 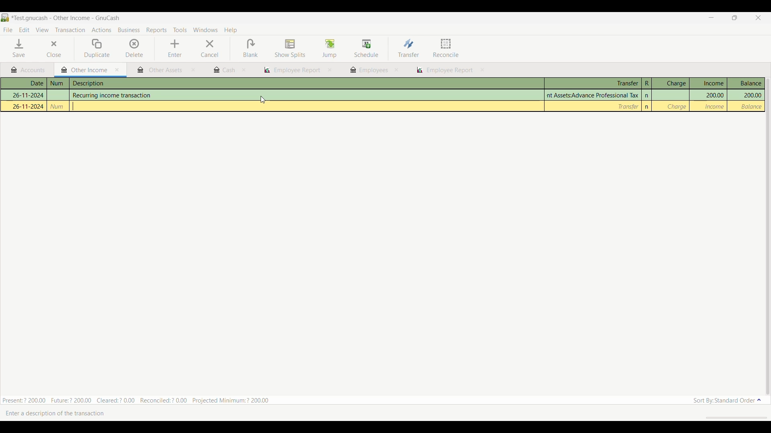 What do you see at coordinates (224, 70) in the screenshot?
I see `cash` at bounding box center [224, 70].